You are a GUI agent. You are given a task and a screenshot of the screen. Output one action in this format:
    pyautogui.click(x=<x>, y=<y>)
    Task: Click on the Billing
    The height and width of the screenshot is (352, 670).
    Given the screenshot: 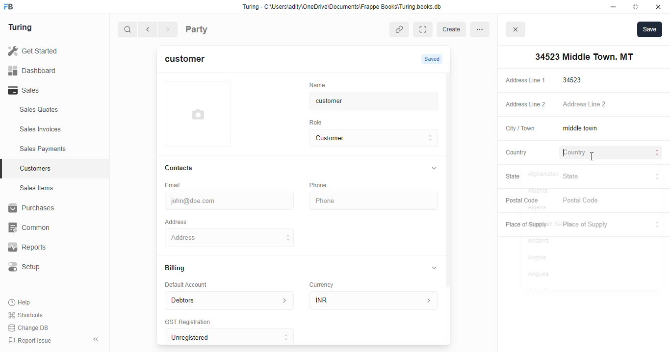 What is the action you would take?
    pyautogui.click(x=180, y=269)
    